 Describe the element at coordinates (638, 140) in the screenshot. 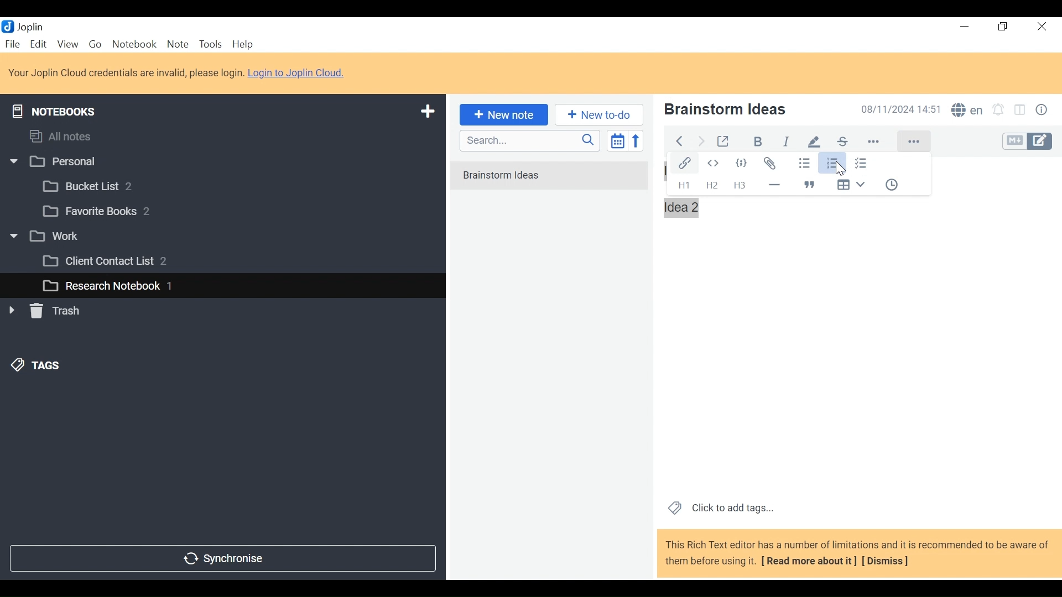

I see `Reverse Sort order` at that location.